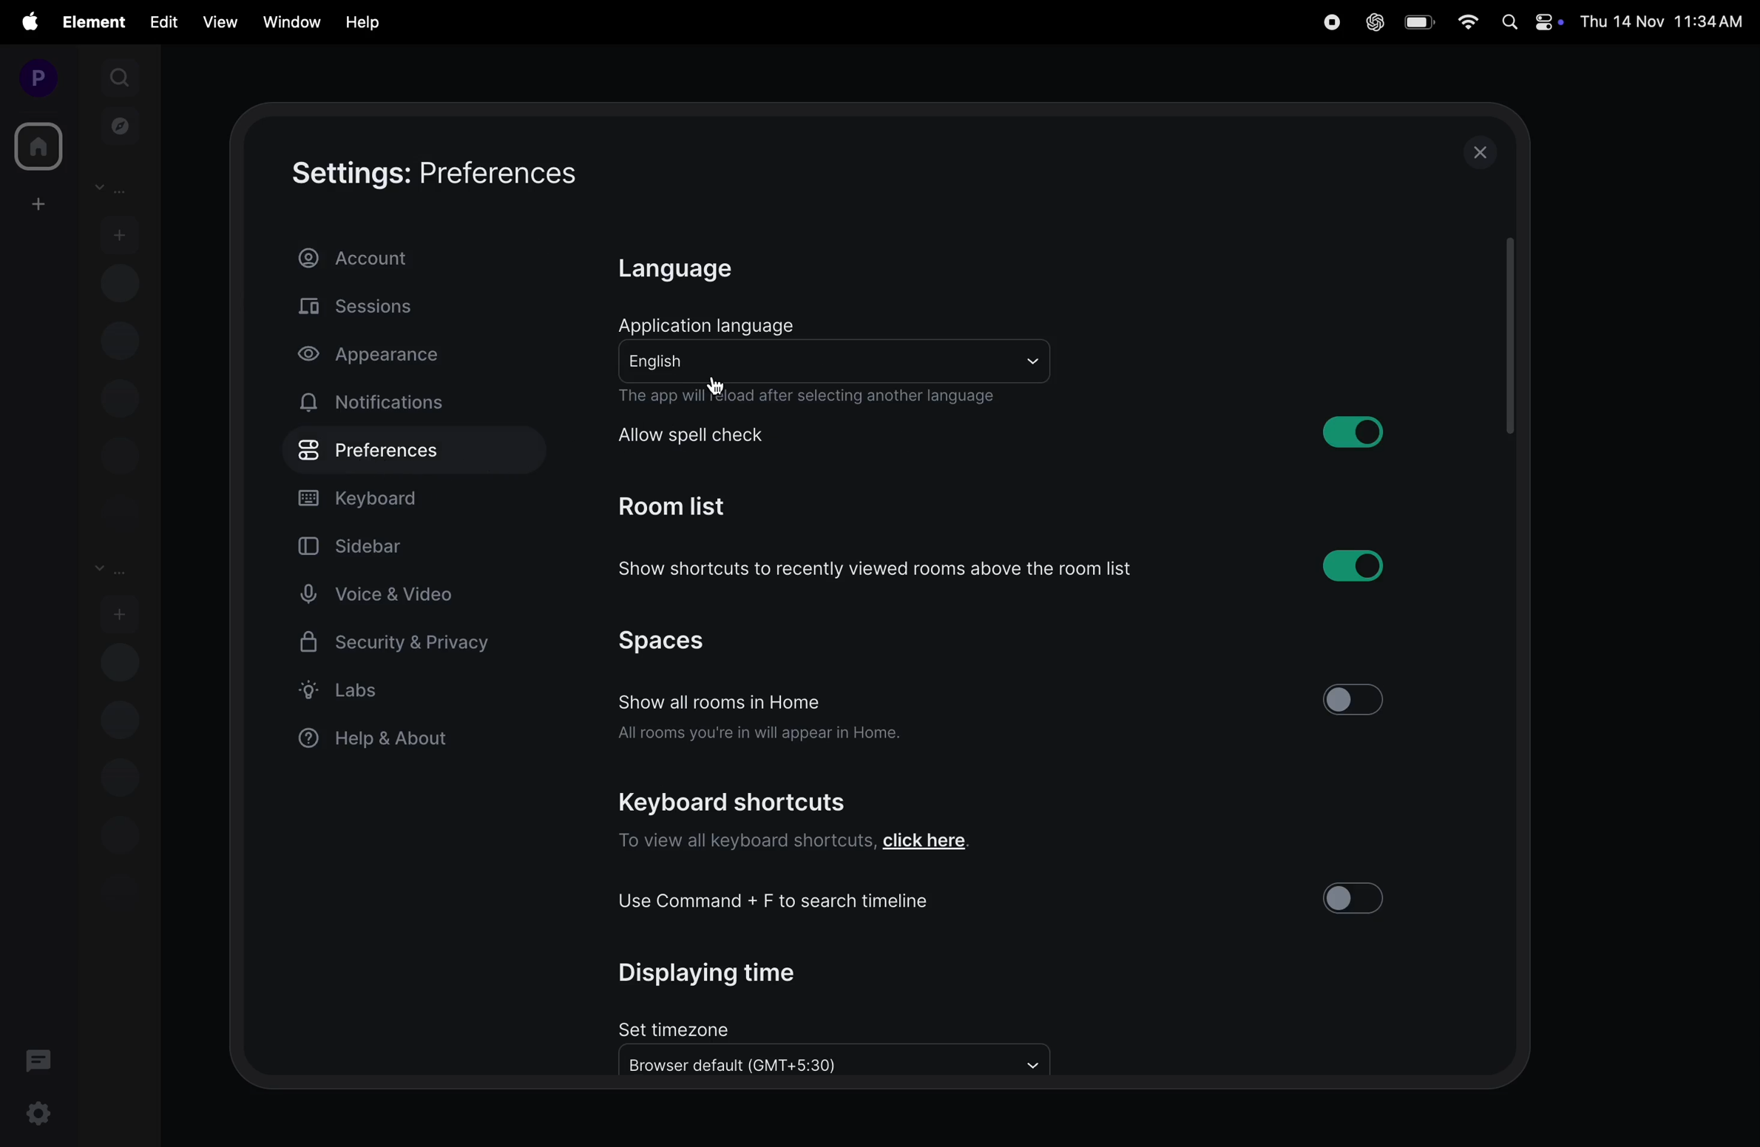 The height and width of the screenshot is (1147, 1760). What do you see at coordinates (40, 143) in the screenshot?
I see `home` at bounding box center [40, 143].